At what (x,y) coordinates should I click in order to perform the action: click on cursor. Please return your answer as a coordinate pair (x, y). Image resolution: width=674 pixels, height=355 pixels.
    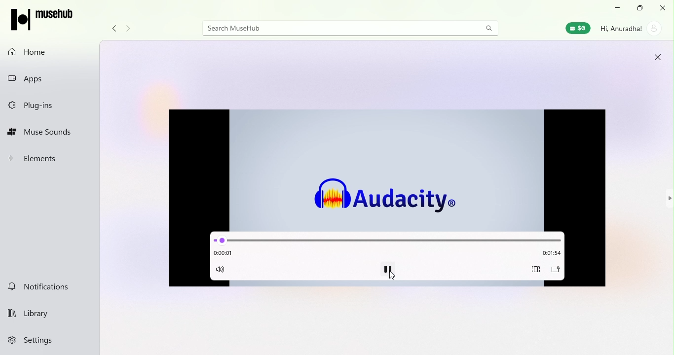
    Looking at the image, I should click on (390, 277).